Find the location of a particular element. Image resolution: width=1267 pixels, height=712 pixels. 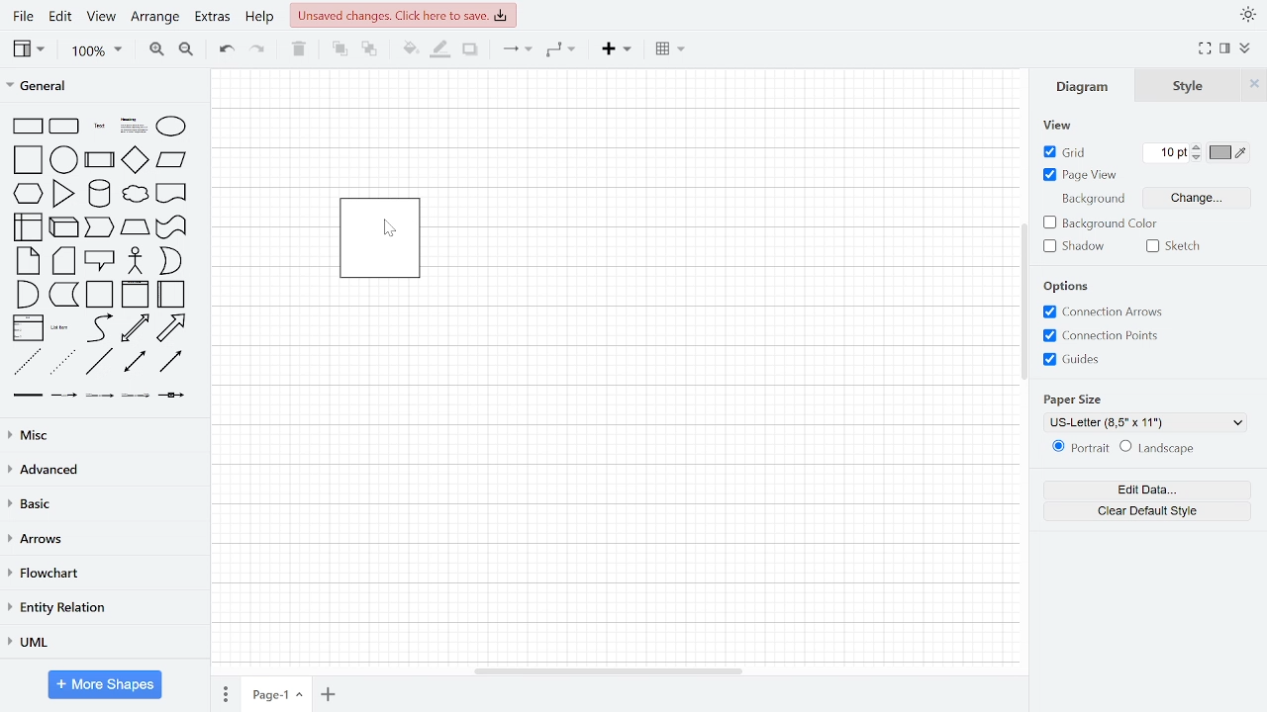

decrease grid pt is located at coordinates (1198, 157).